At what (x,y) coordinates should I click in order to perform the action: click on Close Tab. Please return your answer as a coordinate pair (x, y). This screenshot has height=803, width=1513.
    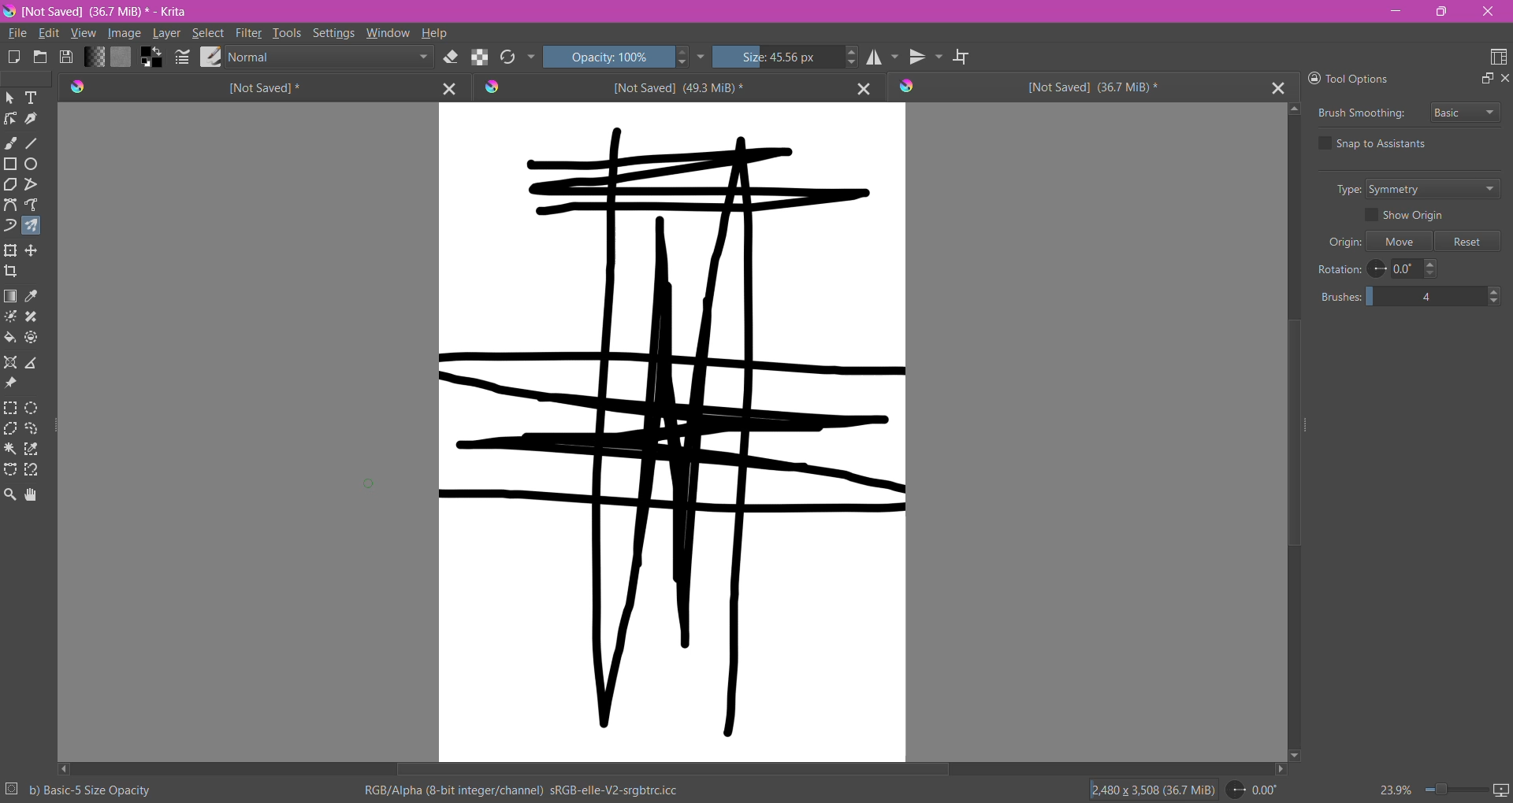
    Looking at the image, I should click on (860, 87).